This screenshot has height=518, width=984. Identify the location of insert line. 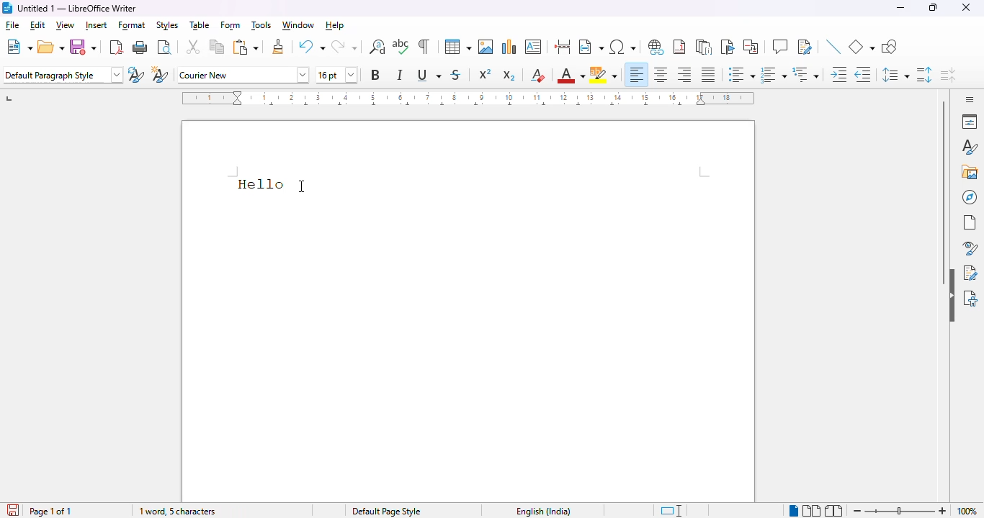
(833, 46).